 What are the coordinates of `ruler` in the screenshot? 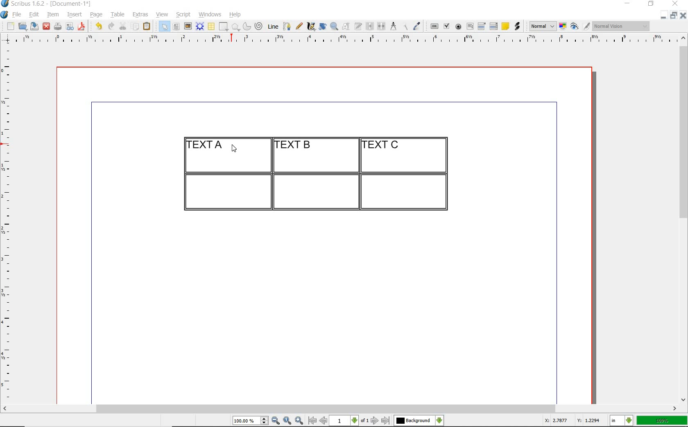 It's located at (349, 40).